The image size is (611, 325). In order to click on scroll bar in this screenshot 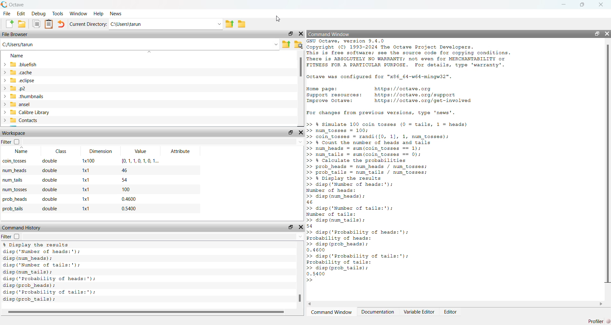, I will do `click(299, 298)`.